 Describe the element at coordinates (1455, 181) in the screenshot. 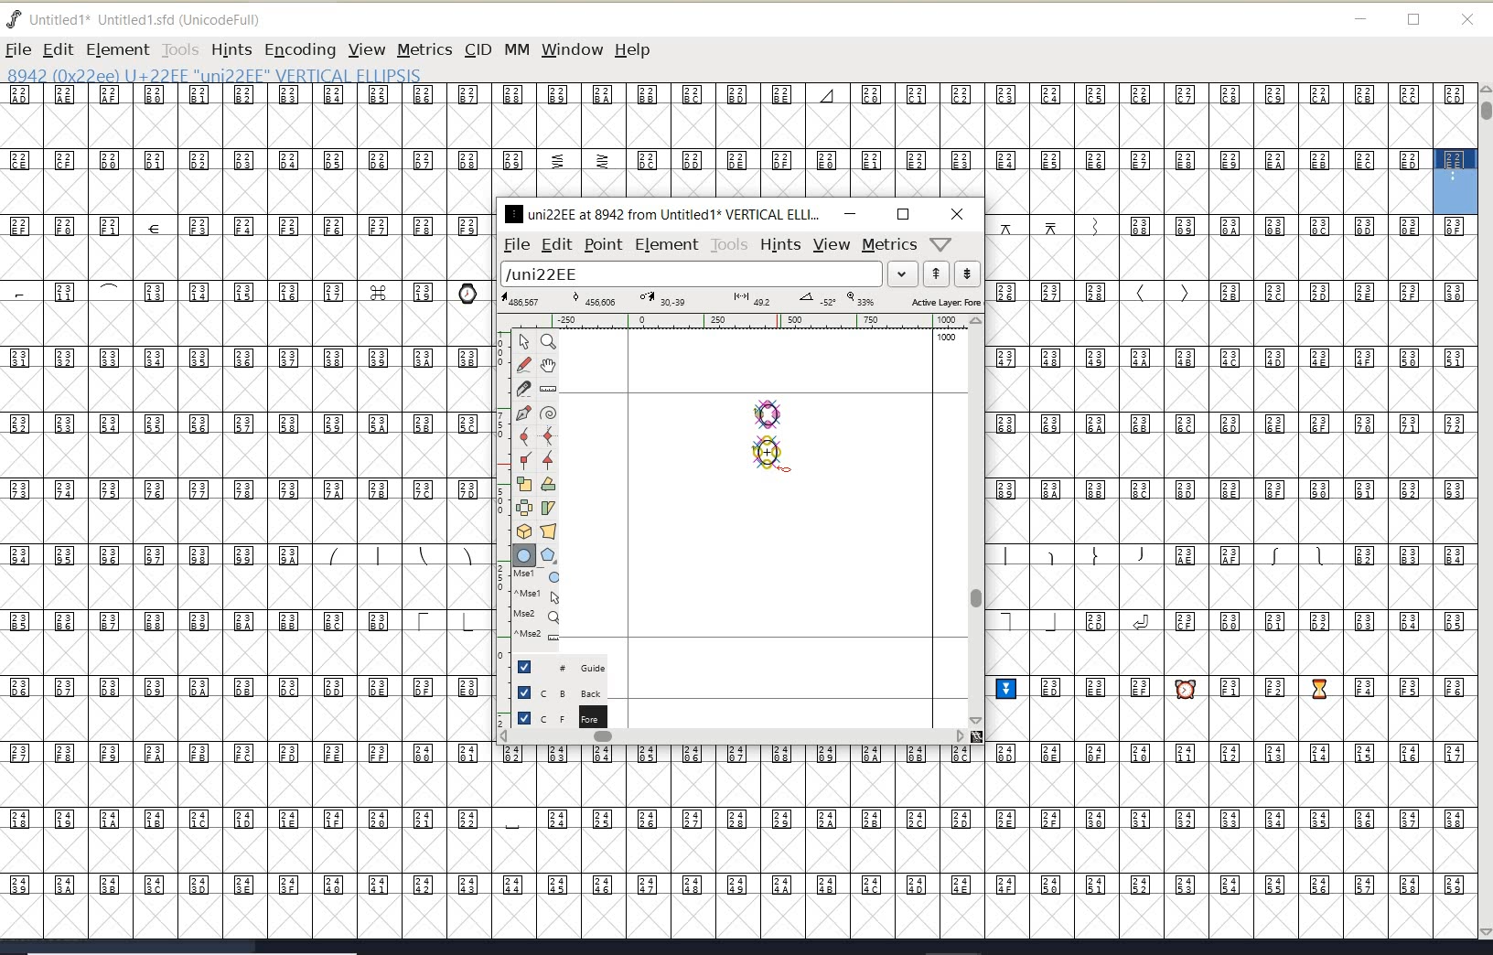

I see `glyph selected` at that location.